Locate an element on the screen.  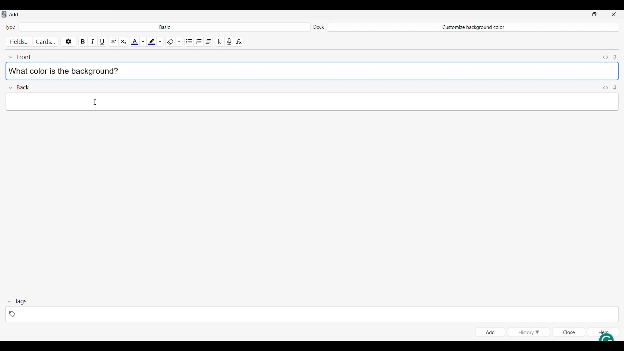
Show interface in smaller tab is located at coordinates (595, 14).